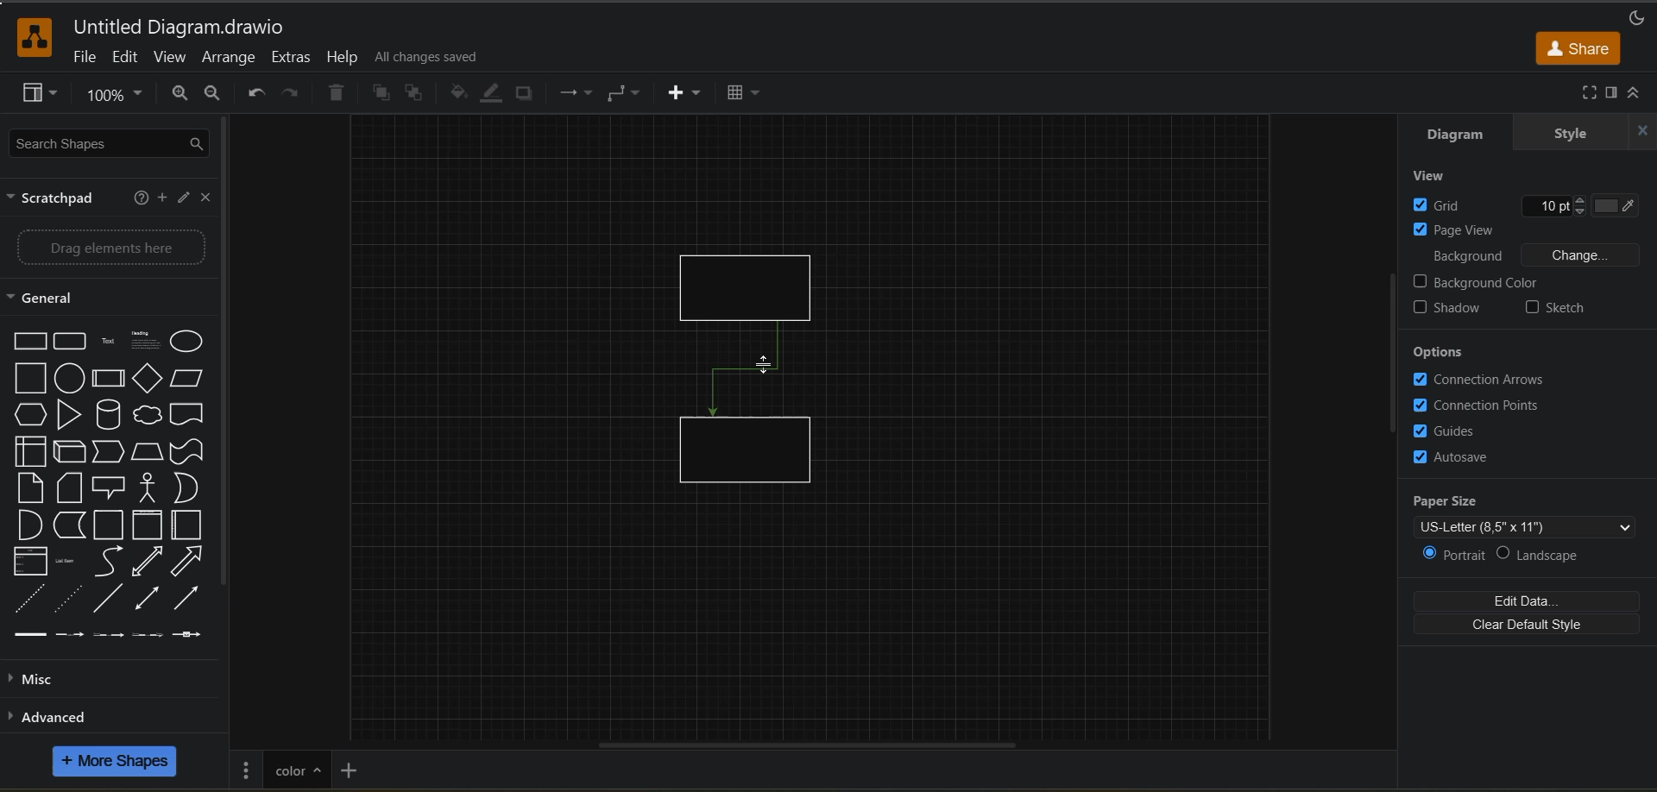  I want to click on Bidirectional Arrow, so click(148, 562).